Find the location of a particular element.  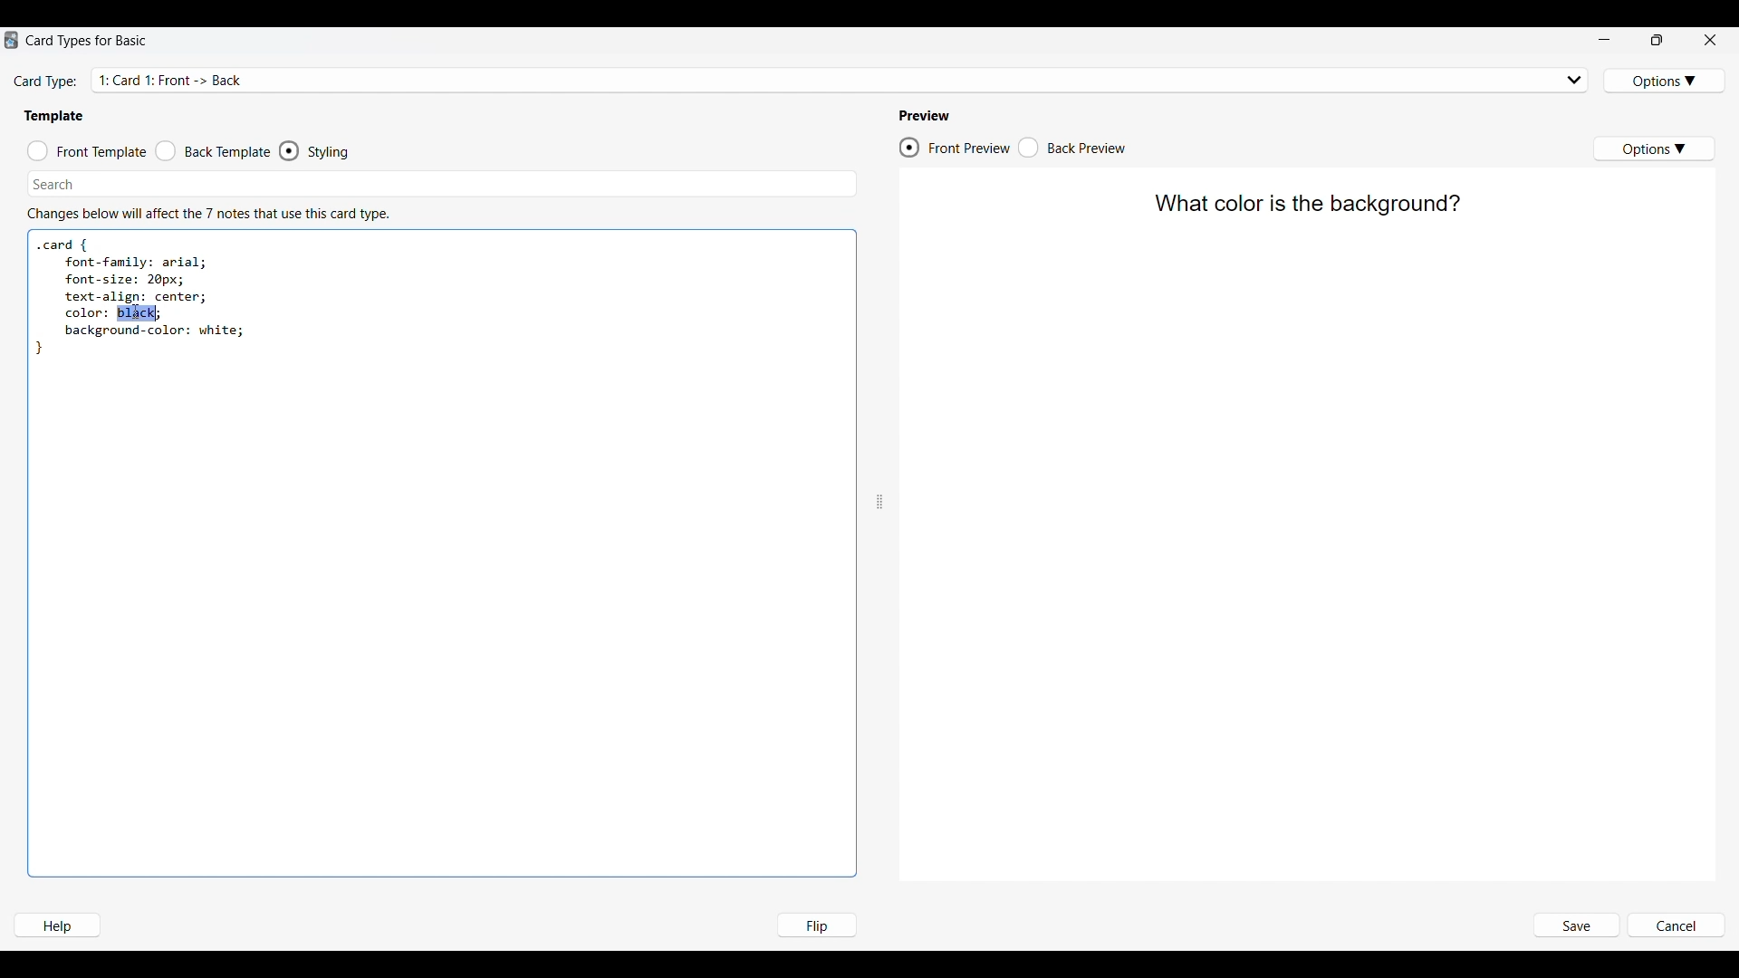

Software logo is located at coordinates (11, 40).